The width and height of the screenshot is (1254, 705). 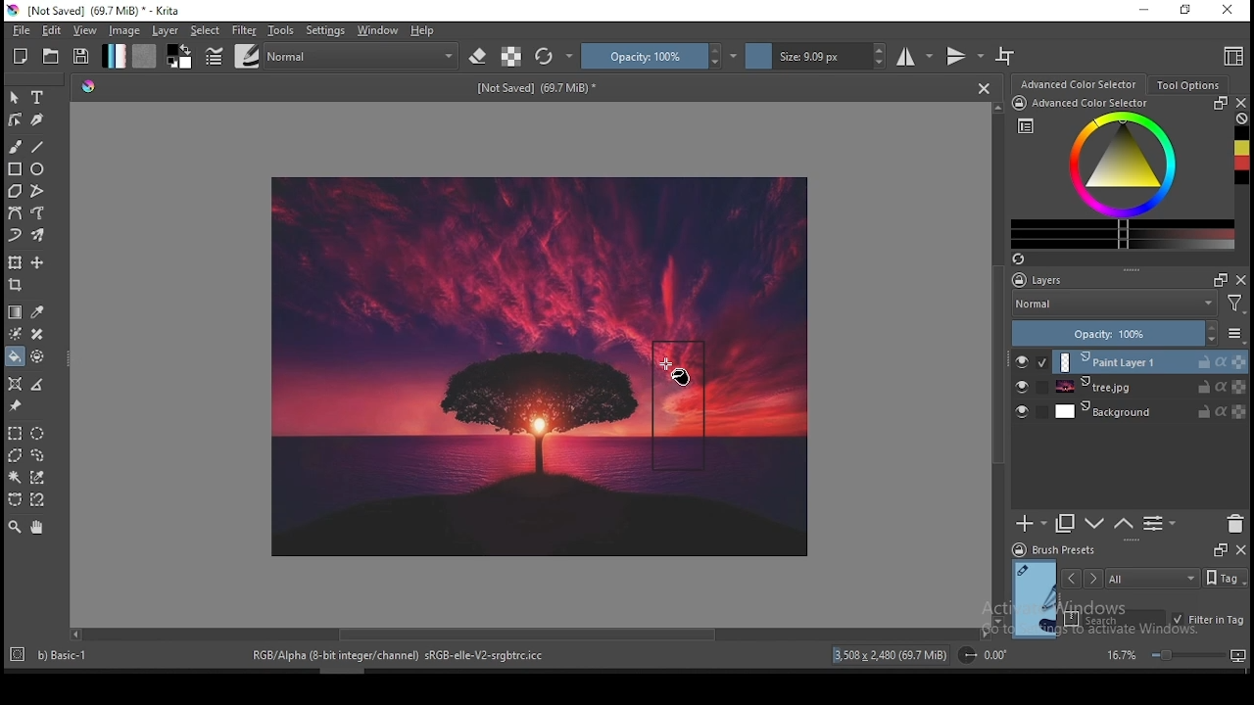 I want to click on gradient fill, so click(x=115, y=56).